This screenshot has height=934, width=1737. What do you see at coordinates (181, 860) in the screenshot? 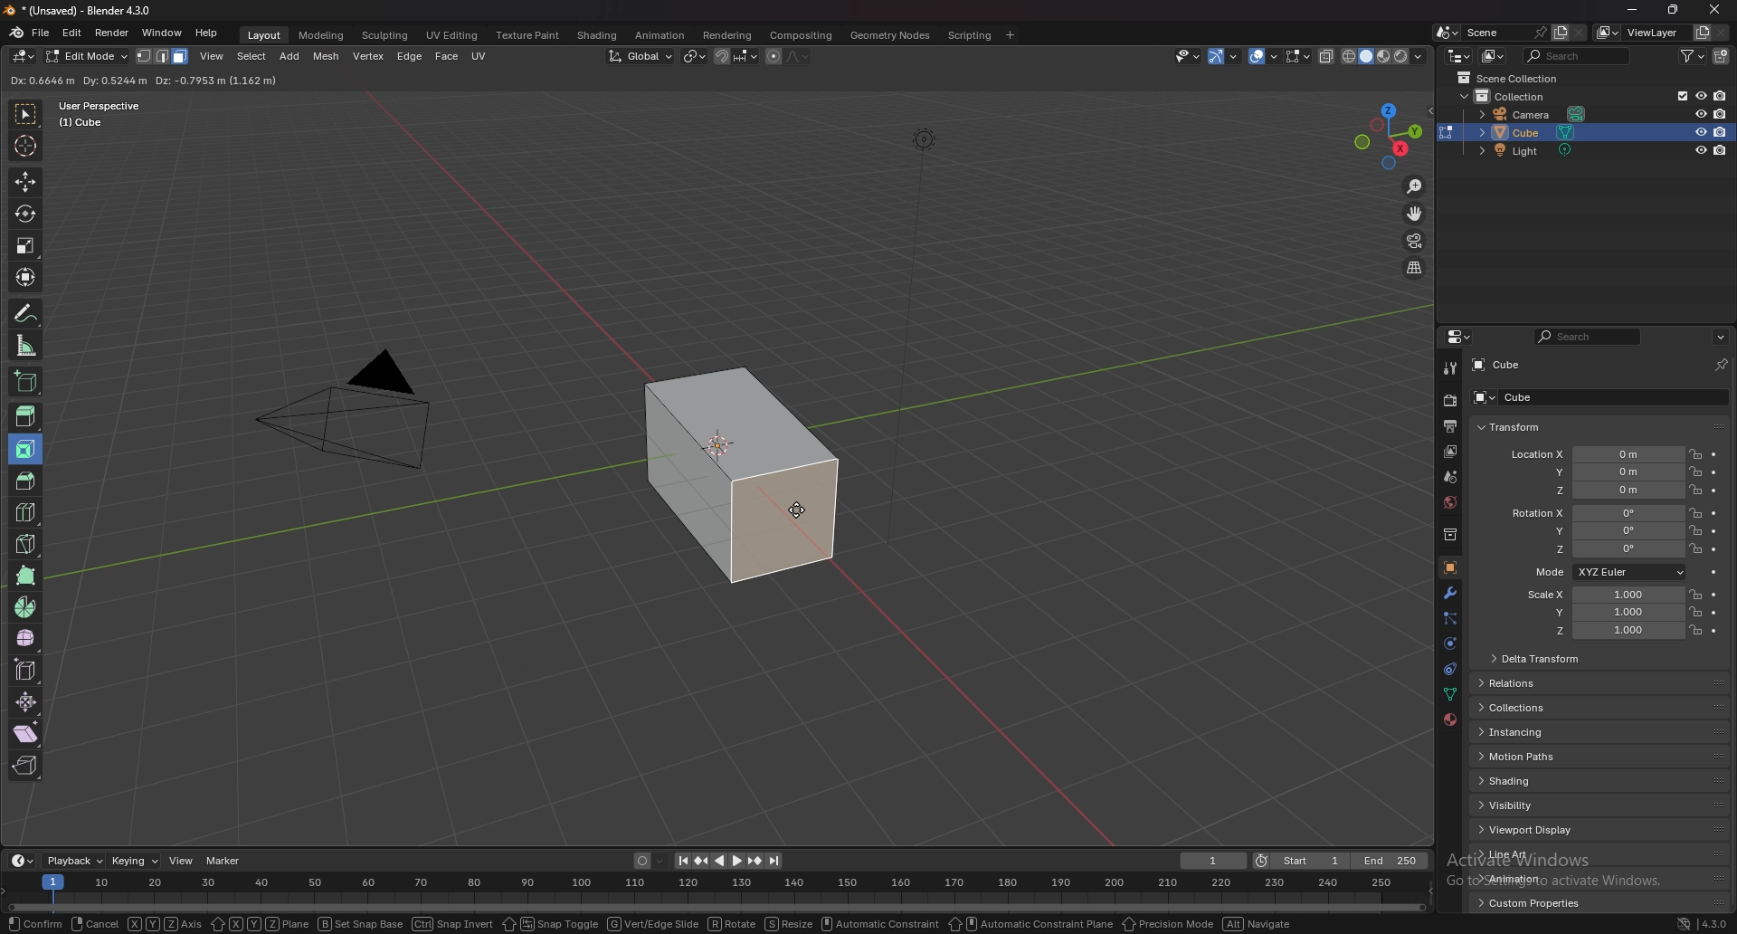
I see `view` at bounding box center [181, 860].